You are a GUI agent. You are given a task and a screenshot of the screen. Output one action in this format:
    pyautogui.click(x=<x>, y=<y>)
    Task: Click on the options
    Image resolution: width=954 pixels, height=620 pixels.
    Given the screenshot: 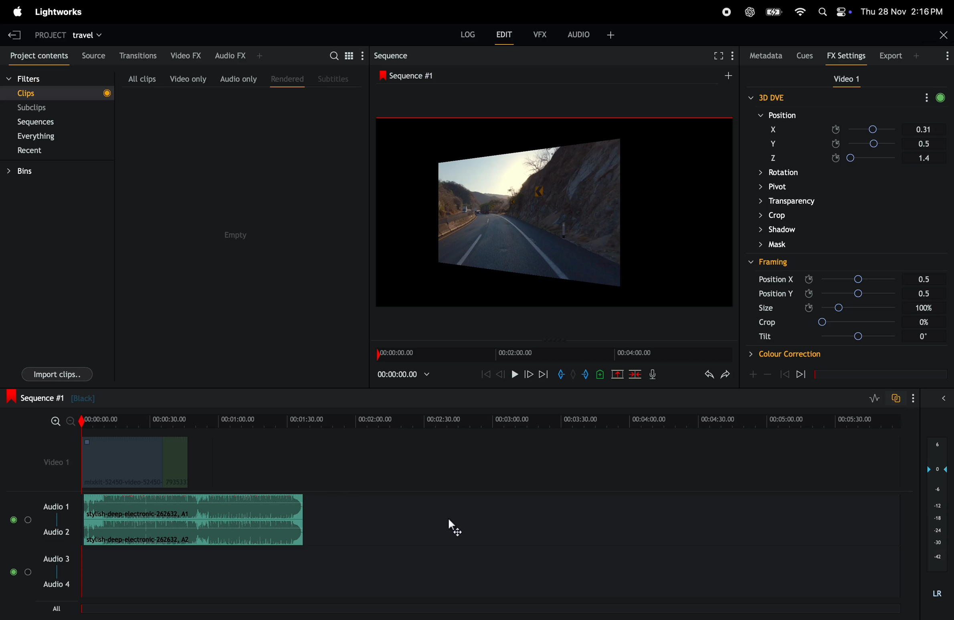 What is the action you would take?
    pyautogui.click(x=941, y=57)
    